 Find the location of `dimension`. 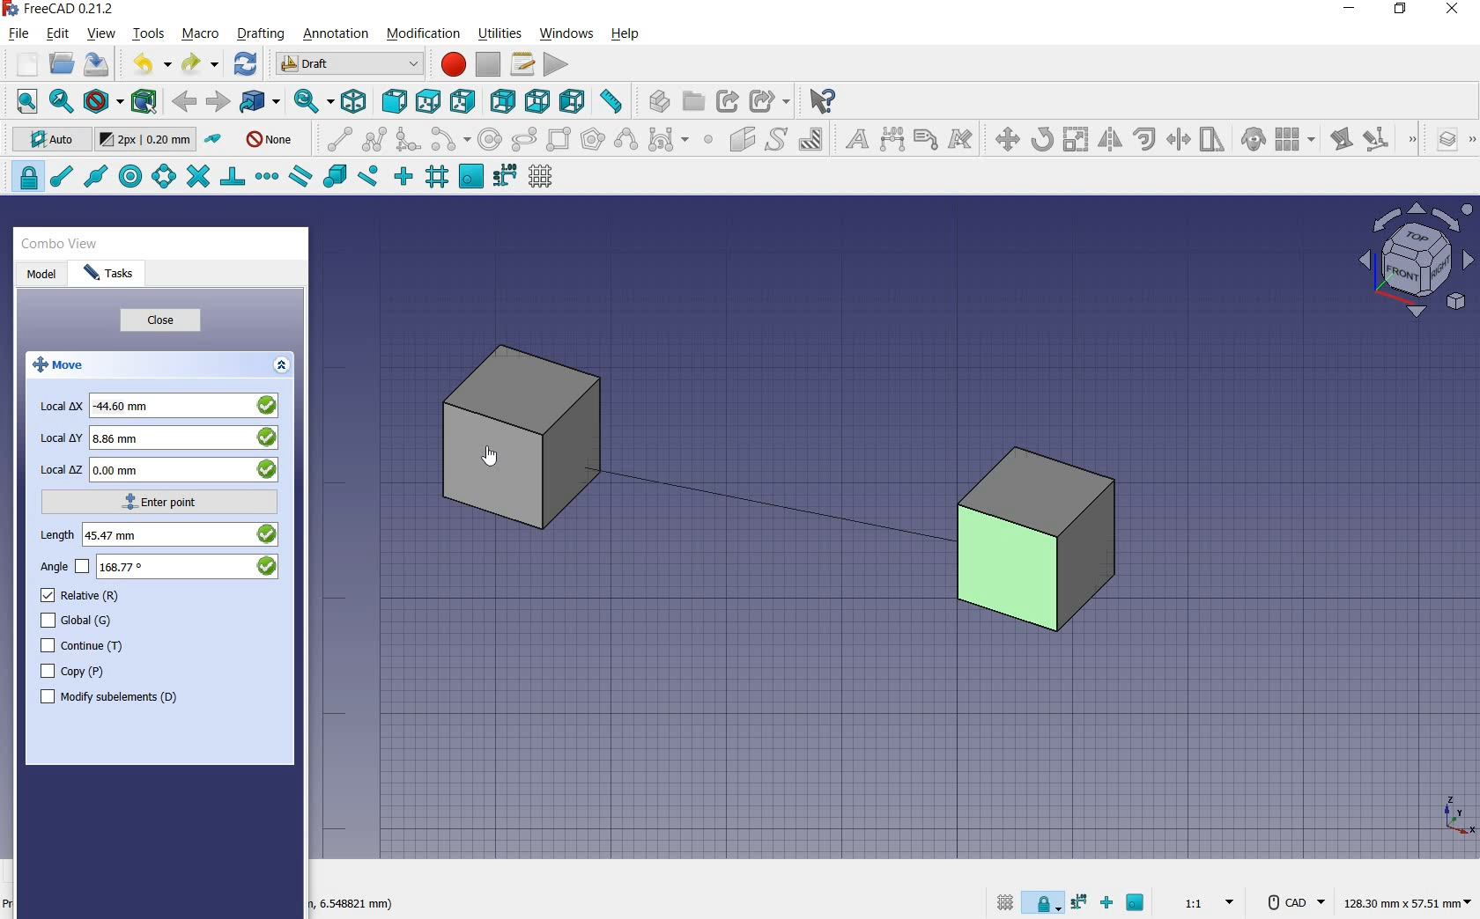

dimension is located at coordinates (1407, 901).